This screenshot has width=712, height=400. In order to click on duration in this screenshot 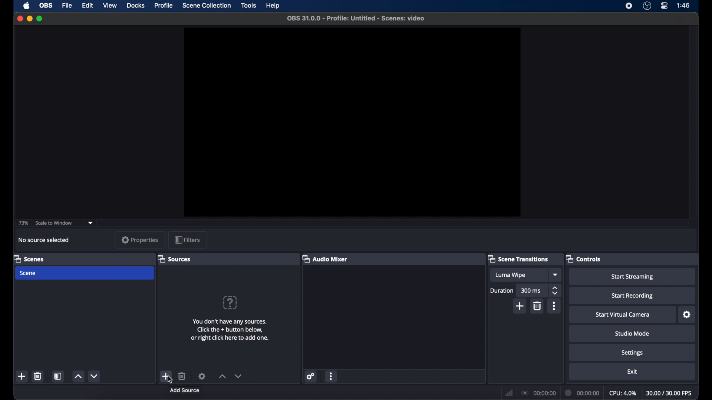, I will do `click(583, 393)`.